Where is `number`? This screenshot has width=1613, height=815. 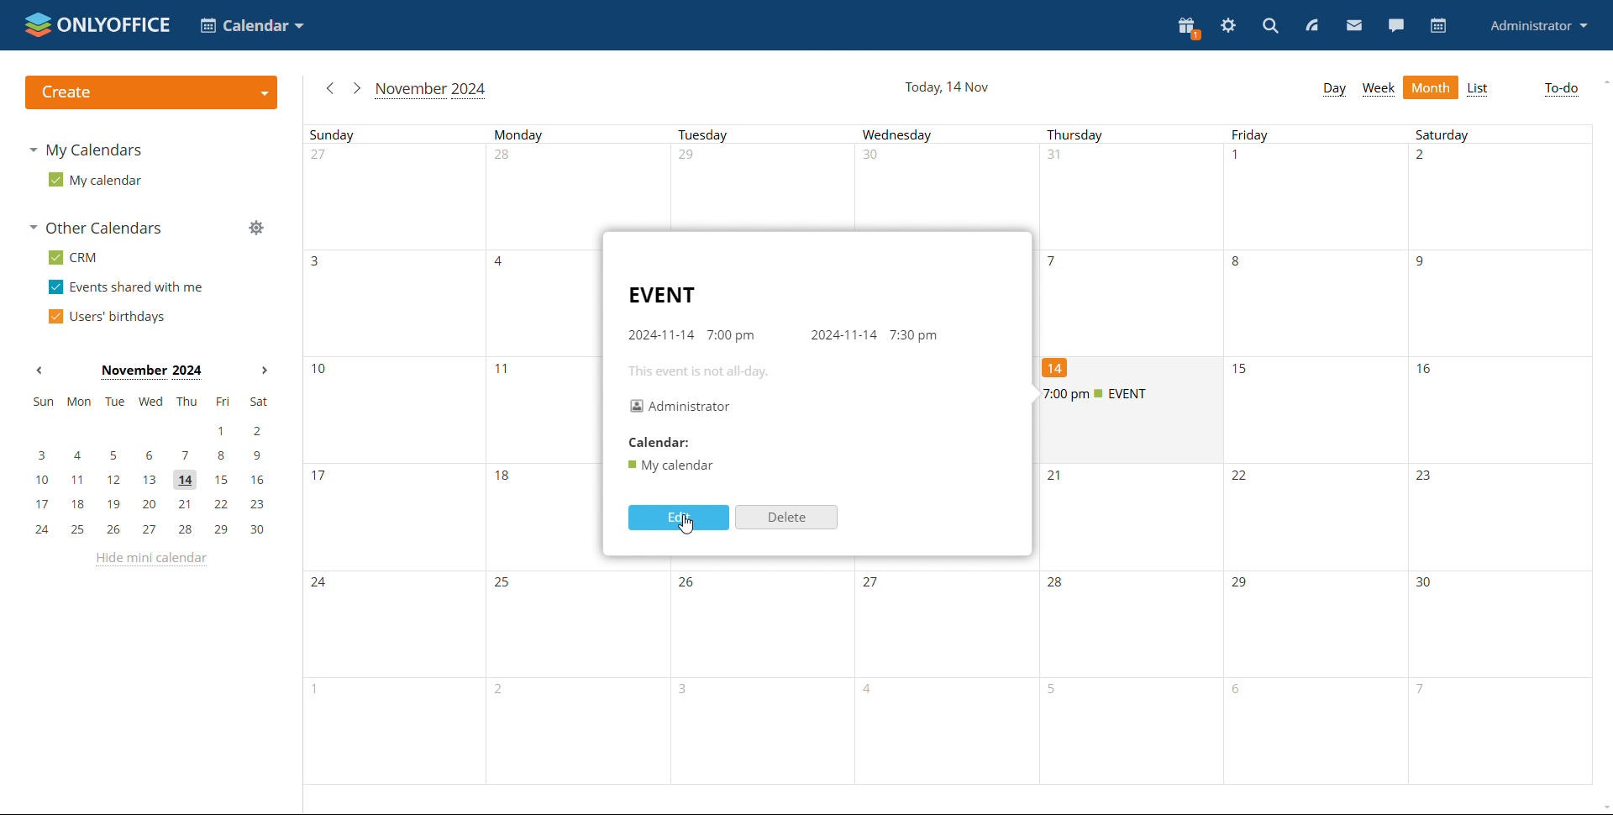
number is located at coordinates (691, 585).